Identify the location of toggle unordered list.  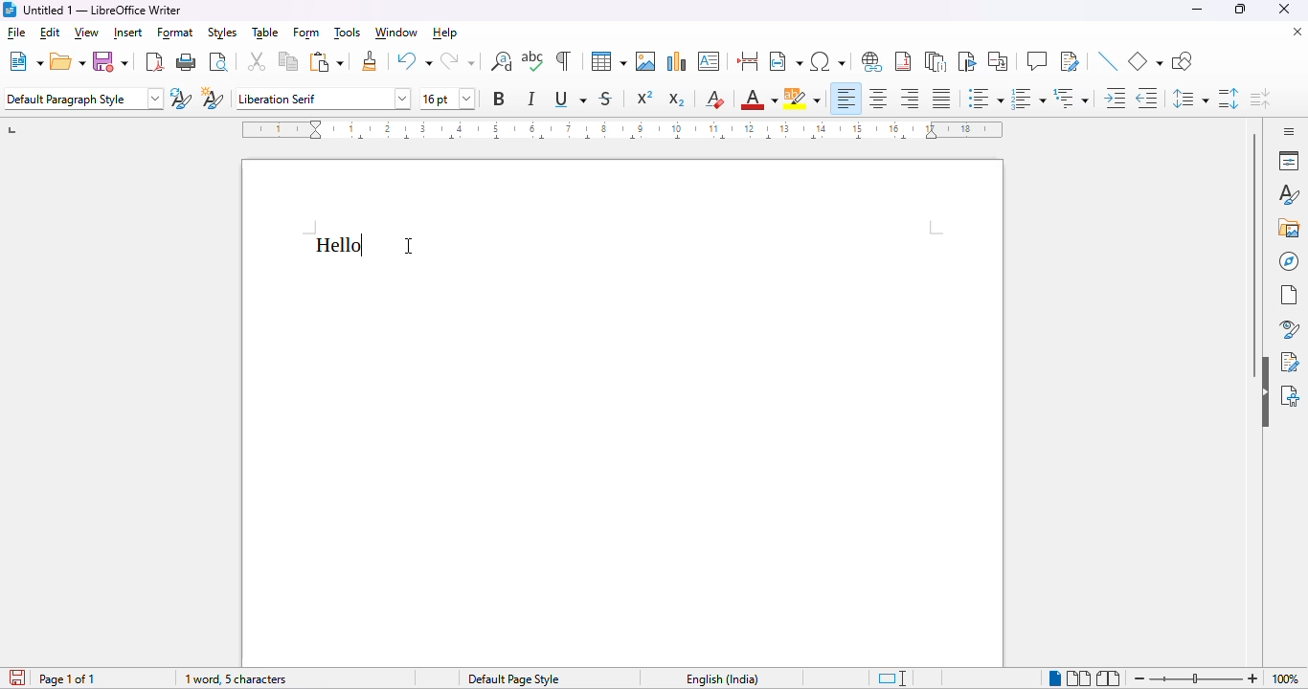
(984, 98).